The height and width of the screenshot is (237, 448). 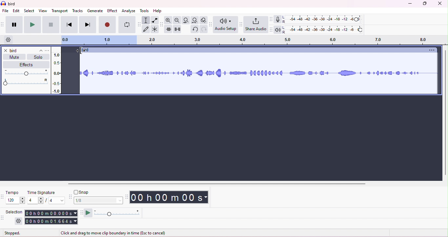 I want to click on effect, so click(x=112, y=11).